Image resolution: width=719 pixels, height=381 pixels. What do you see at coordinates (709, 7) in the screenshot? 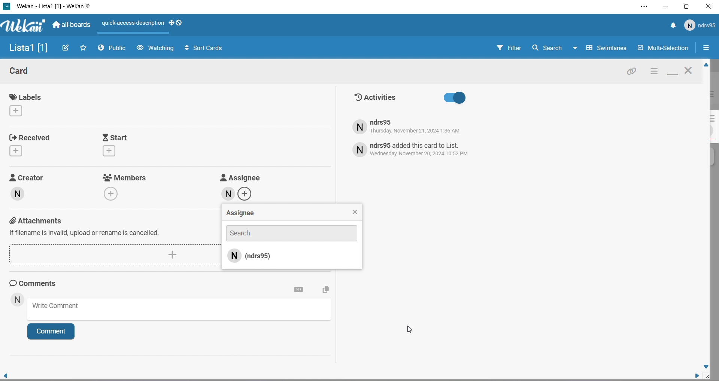
I see `Close` at bounding box center [709, 7].